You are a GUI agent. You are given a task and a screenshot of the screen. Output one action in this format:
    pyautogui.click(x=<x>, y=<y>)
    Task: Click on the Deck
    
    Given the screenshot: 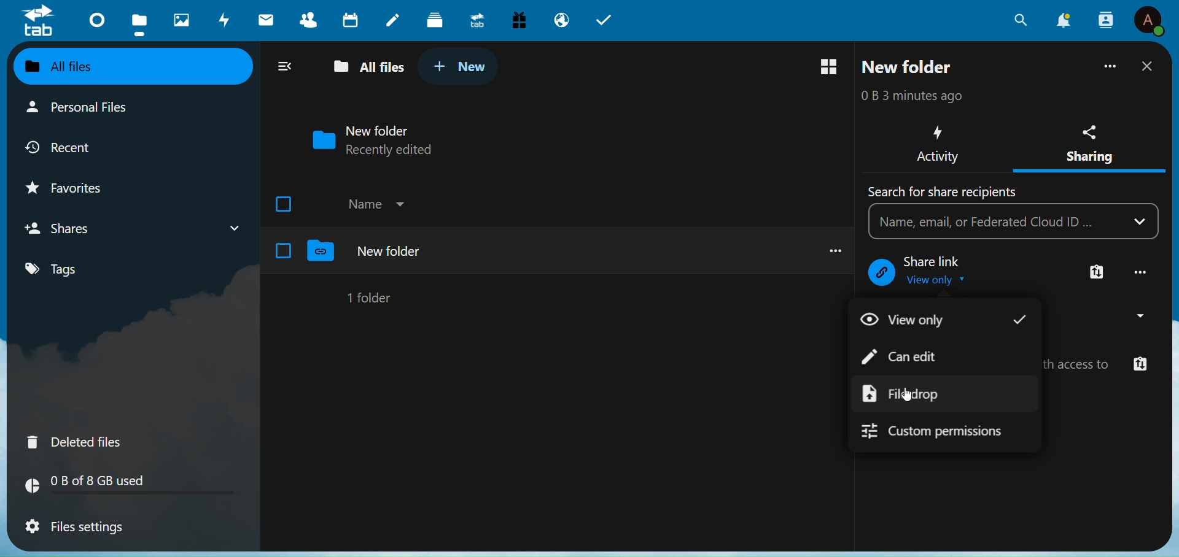 What is the action you would take?
    pyautogui.click(x=433, y=18)
    